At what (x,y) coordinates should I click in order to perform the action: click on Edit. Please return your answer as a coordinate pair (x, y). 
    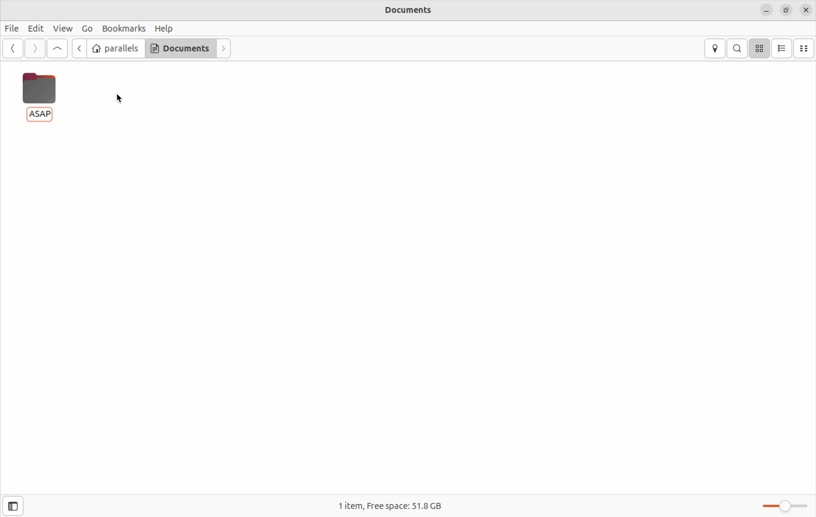
    Looking at the image, I should click on (35, 28).